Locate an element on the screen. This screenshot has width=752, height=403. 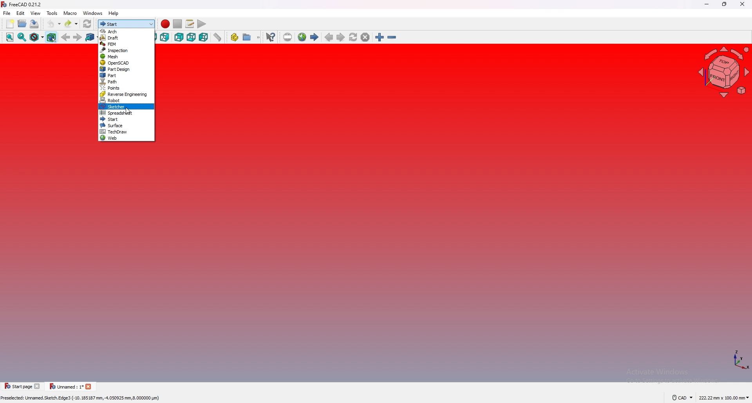
robot is located at coordinates (126, 99).